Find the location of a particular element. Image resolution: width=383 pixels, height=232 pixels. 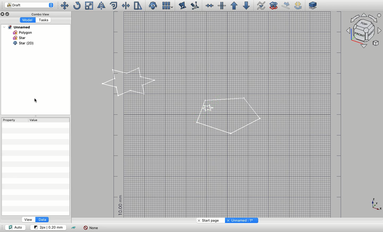

Split is located at coordinates (222, 6).